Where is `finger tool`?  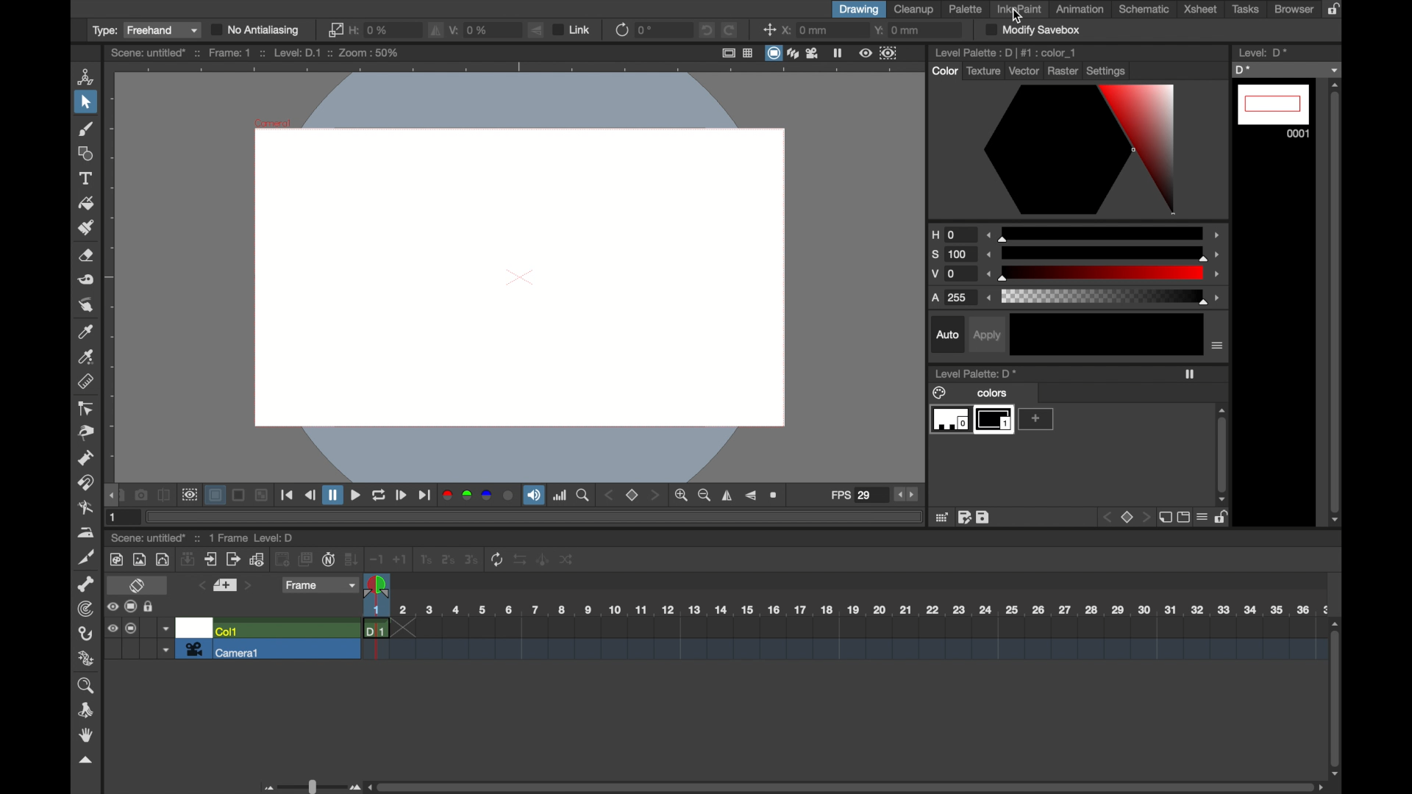 finger tool is located at coordinates (85, 304).